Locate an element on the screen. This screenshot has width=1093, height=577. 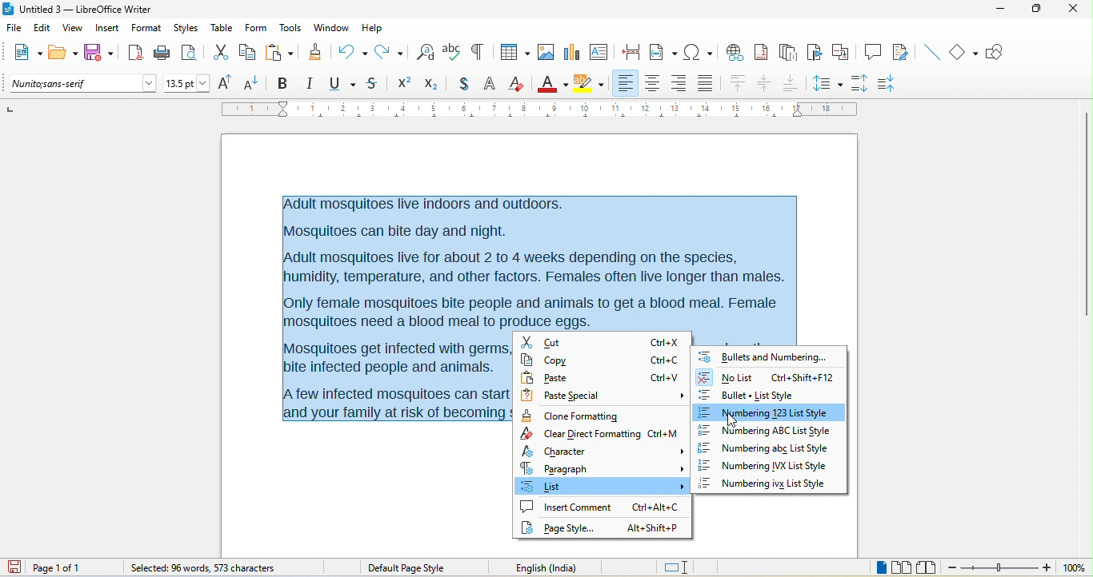
hyperlink is located at coordinates (737, 51).